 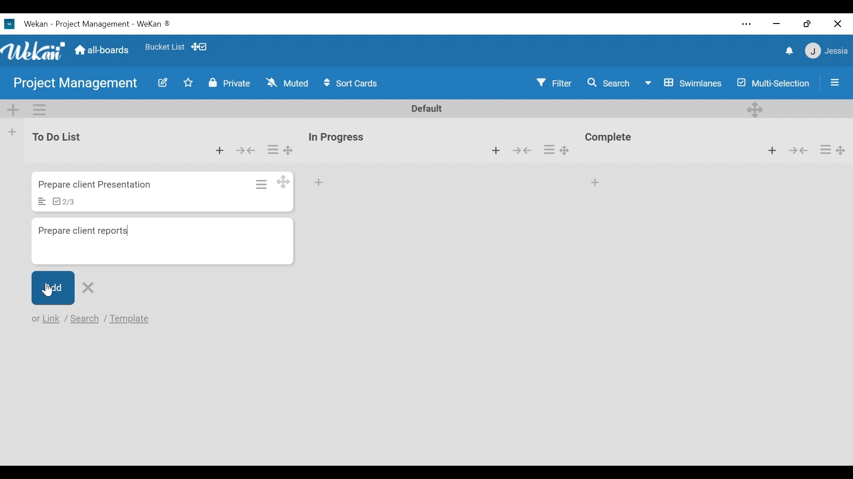 I want to click on Add card to top of the list, so click(x=495, y=151).